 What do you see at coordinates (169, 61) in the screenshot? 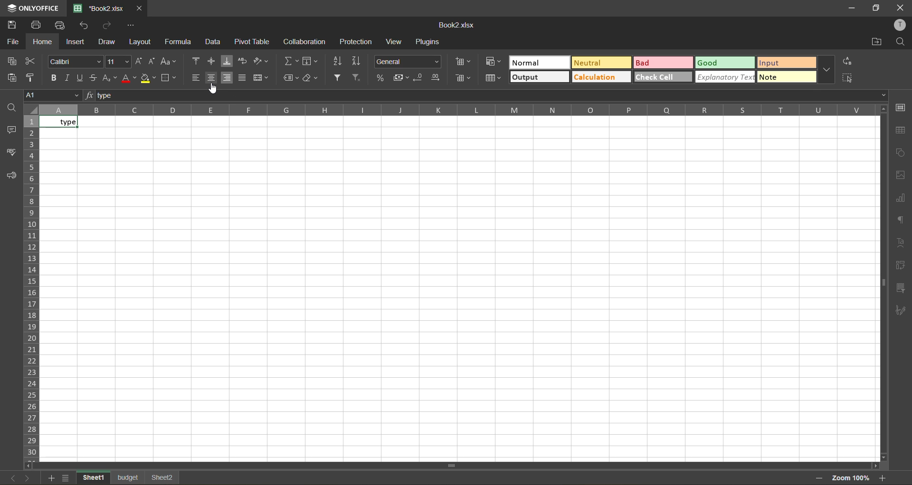
I see `change case` at bounding box center [169, 61].